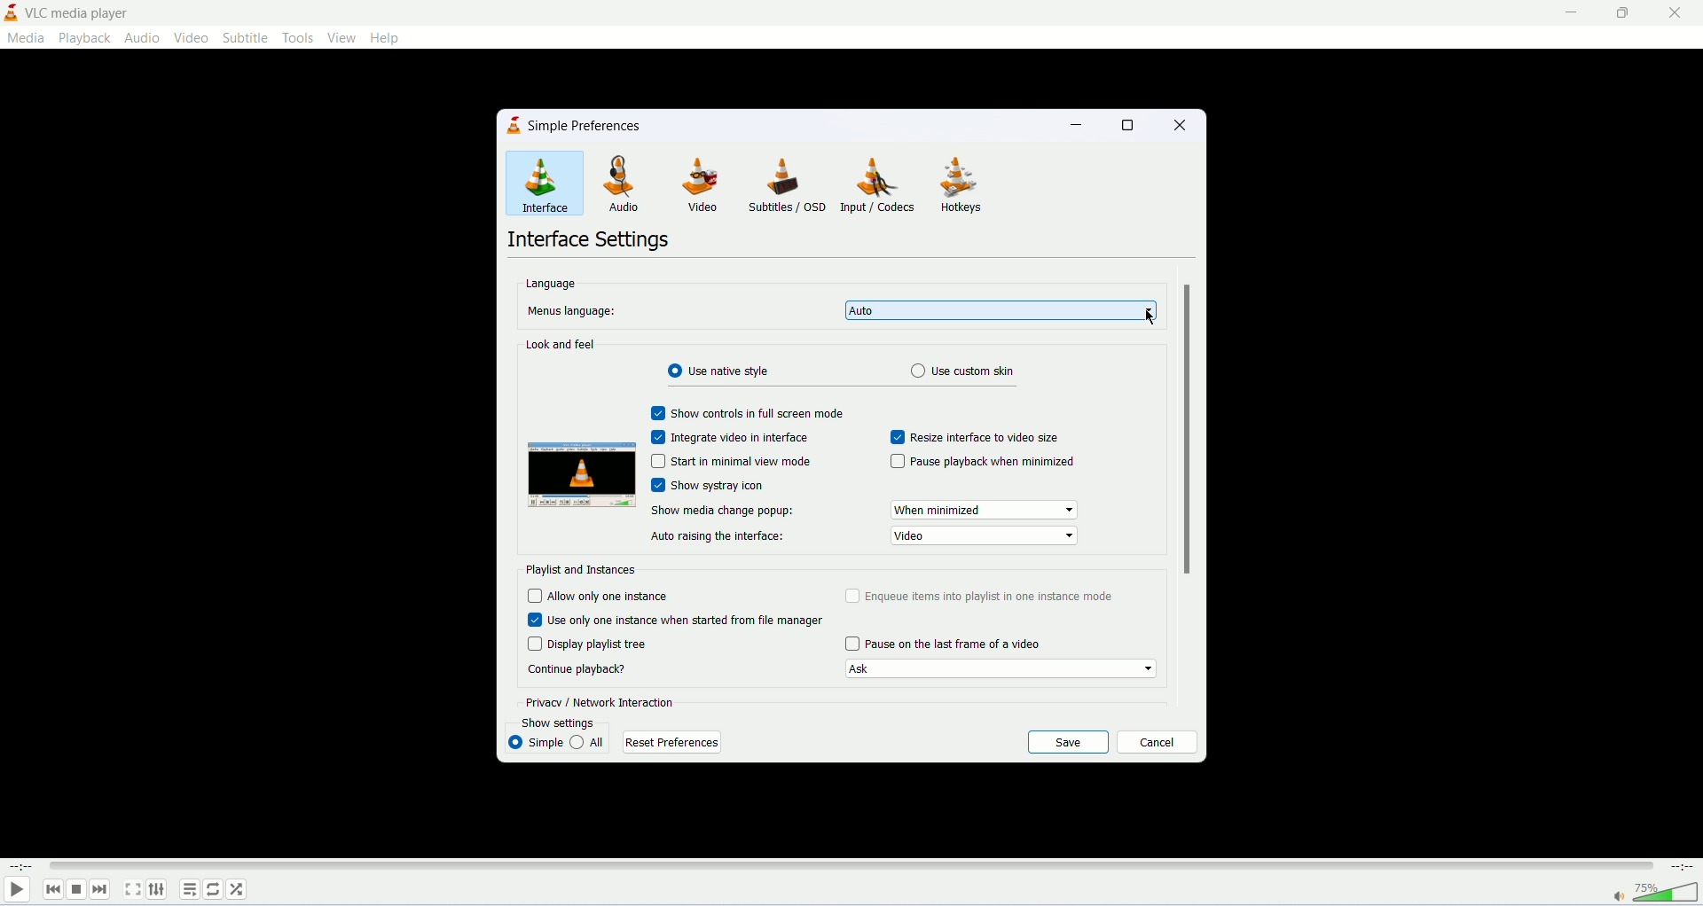  What do you see at coordinates (787, 186) in the screenshot?
I see `subtitles` at bounding box center [787, 186].